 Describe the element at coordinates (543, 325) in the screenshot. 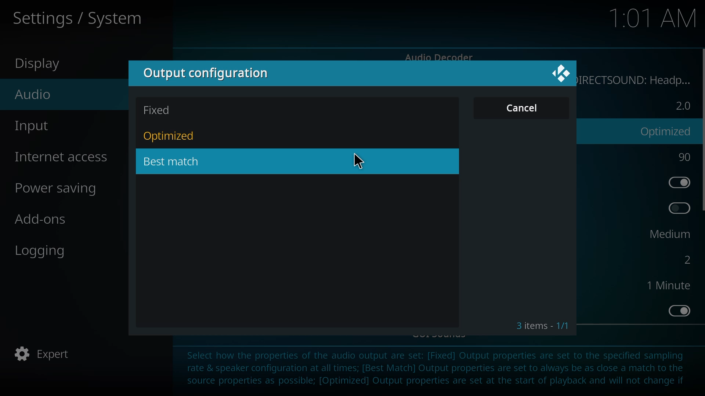

I see `3` at that location.